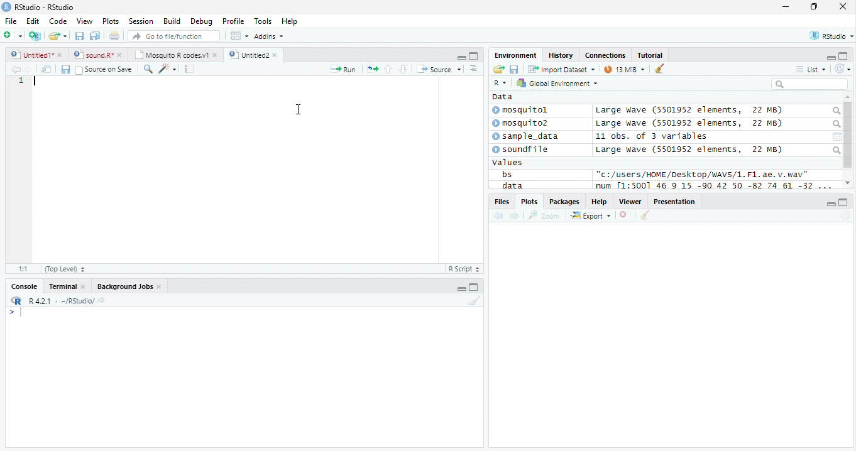 The width and height of the screenshot is (856, 451). I want to click on Re-run the previous code, so click(372, 69).